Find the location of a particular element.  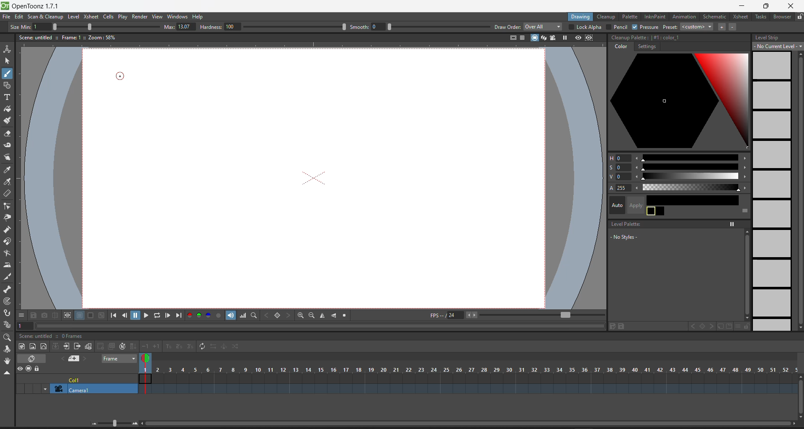

animate tool is located at coordinates (8, 49).